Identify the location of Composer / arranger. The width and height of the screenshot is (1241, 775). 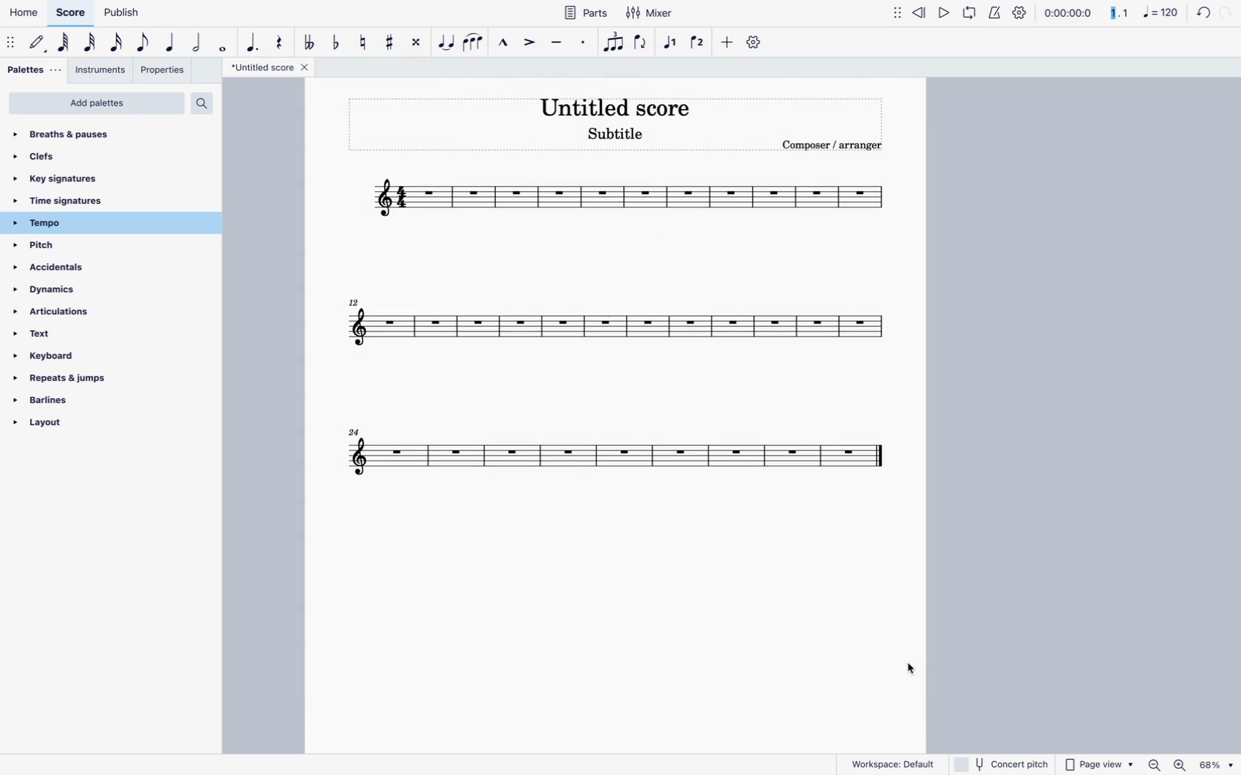
(829, 143).